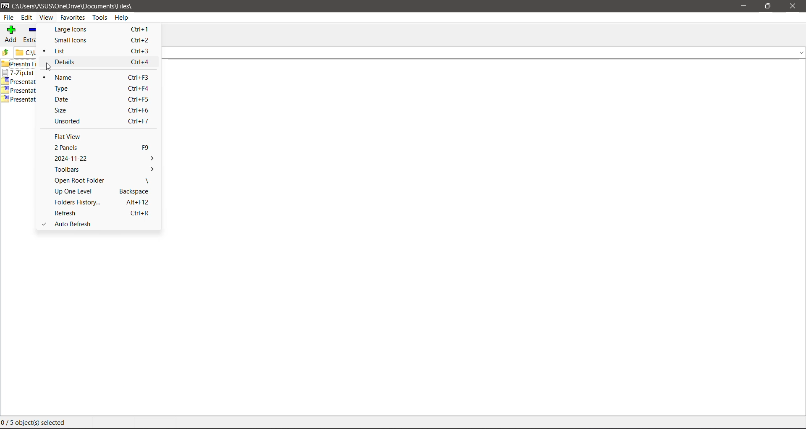 This screenshot has height=429, width=806. What do you see at coordinates (793, 7) in the screenshot?
I see `Close` at bounding box center [793, 7].